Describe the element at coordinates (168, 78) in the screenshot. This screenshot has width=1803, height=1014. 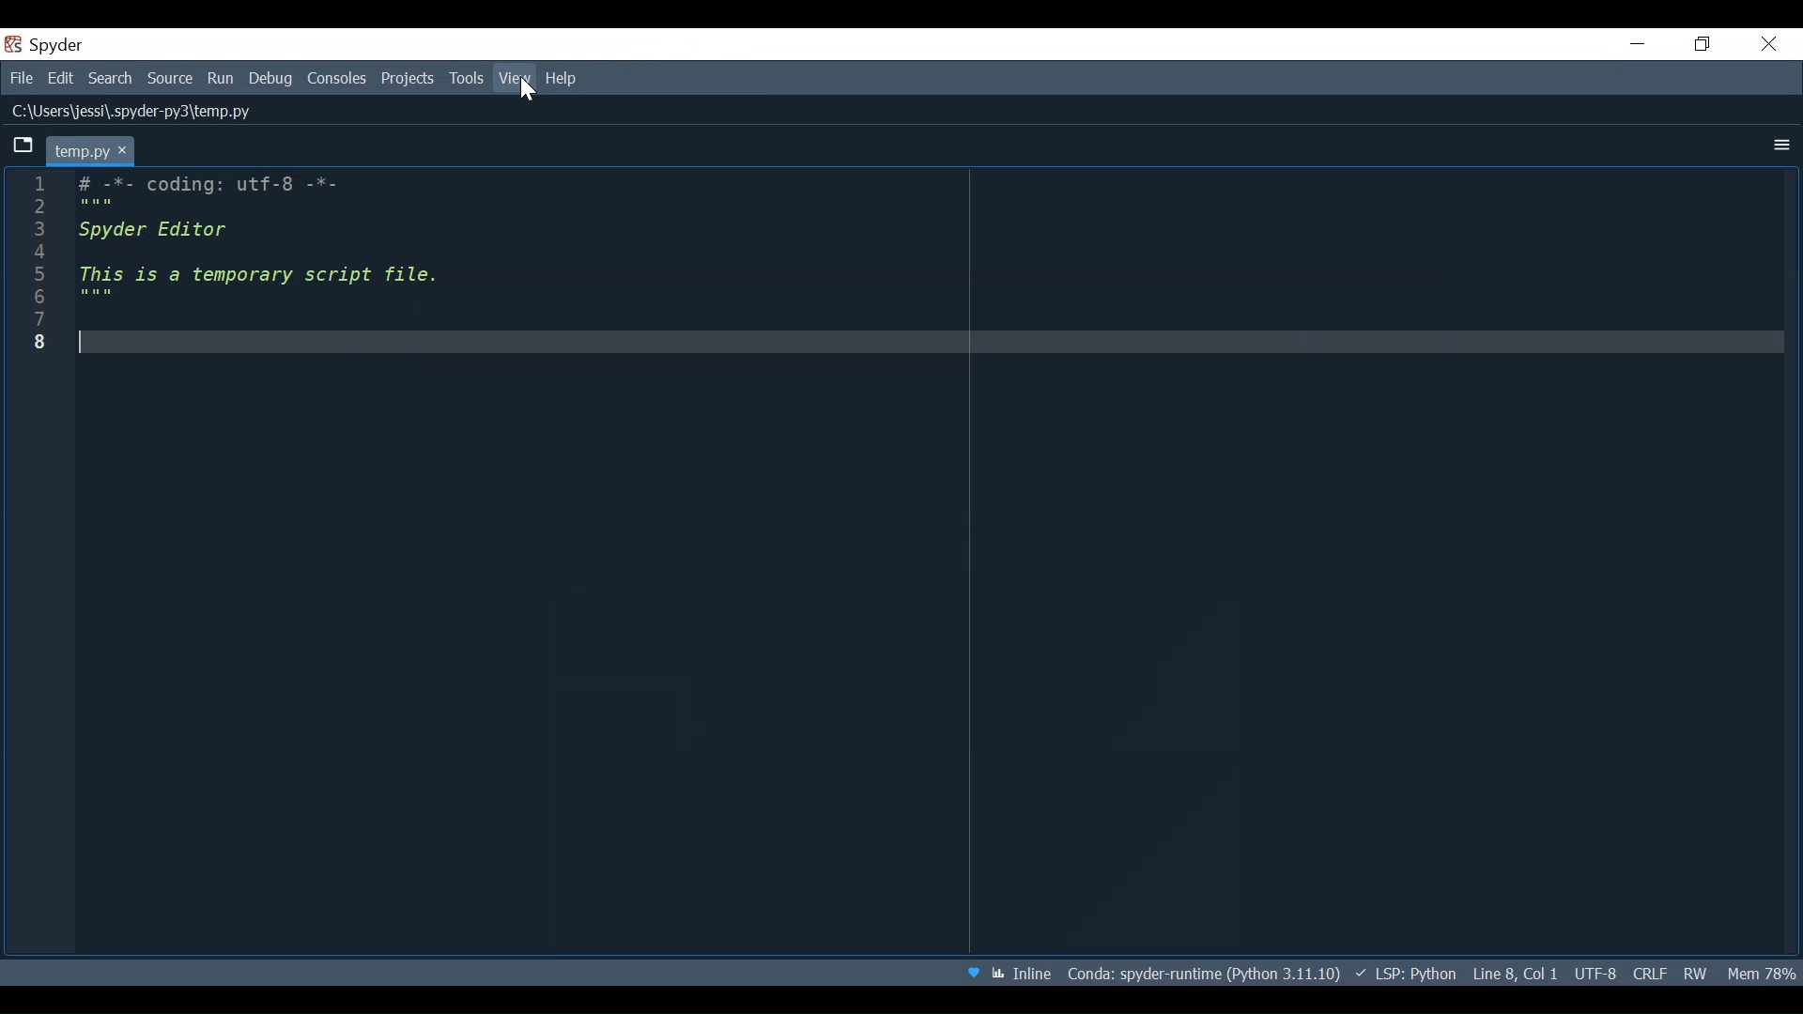
I see `Source` at that location.